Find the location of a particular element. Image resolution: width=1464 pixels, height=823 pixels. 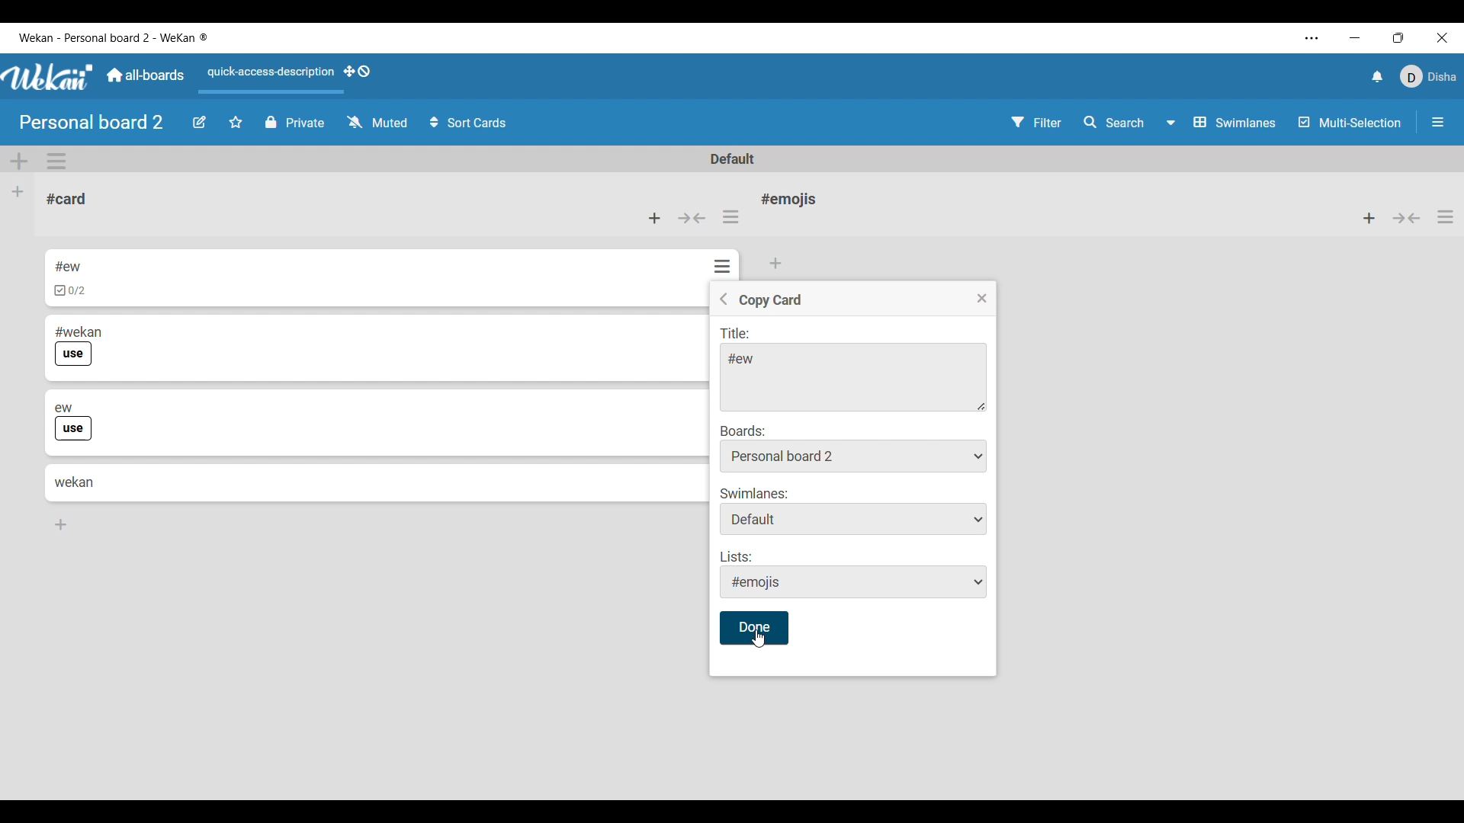

Save inputs made is located at coordinates (753, 628).